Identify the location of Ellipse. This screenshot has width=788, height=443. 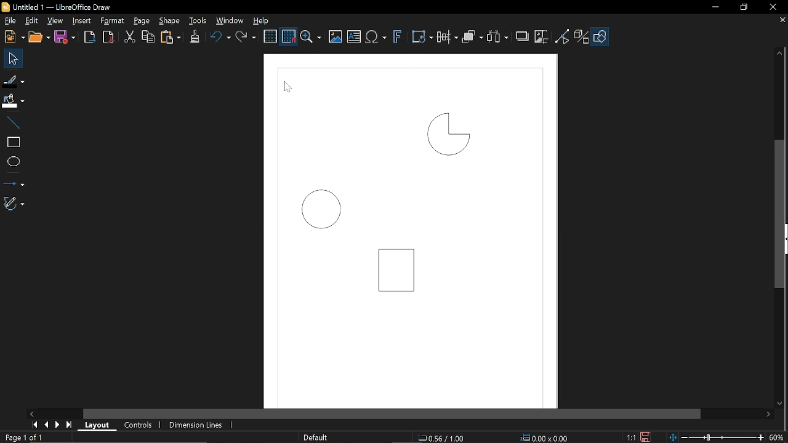
(12, 162).